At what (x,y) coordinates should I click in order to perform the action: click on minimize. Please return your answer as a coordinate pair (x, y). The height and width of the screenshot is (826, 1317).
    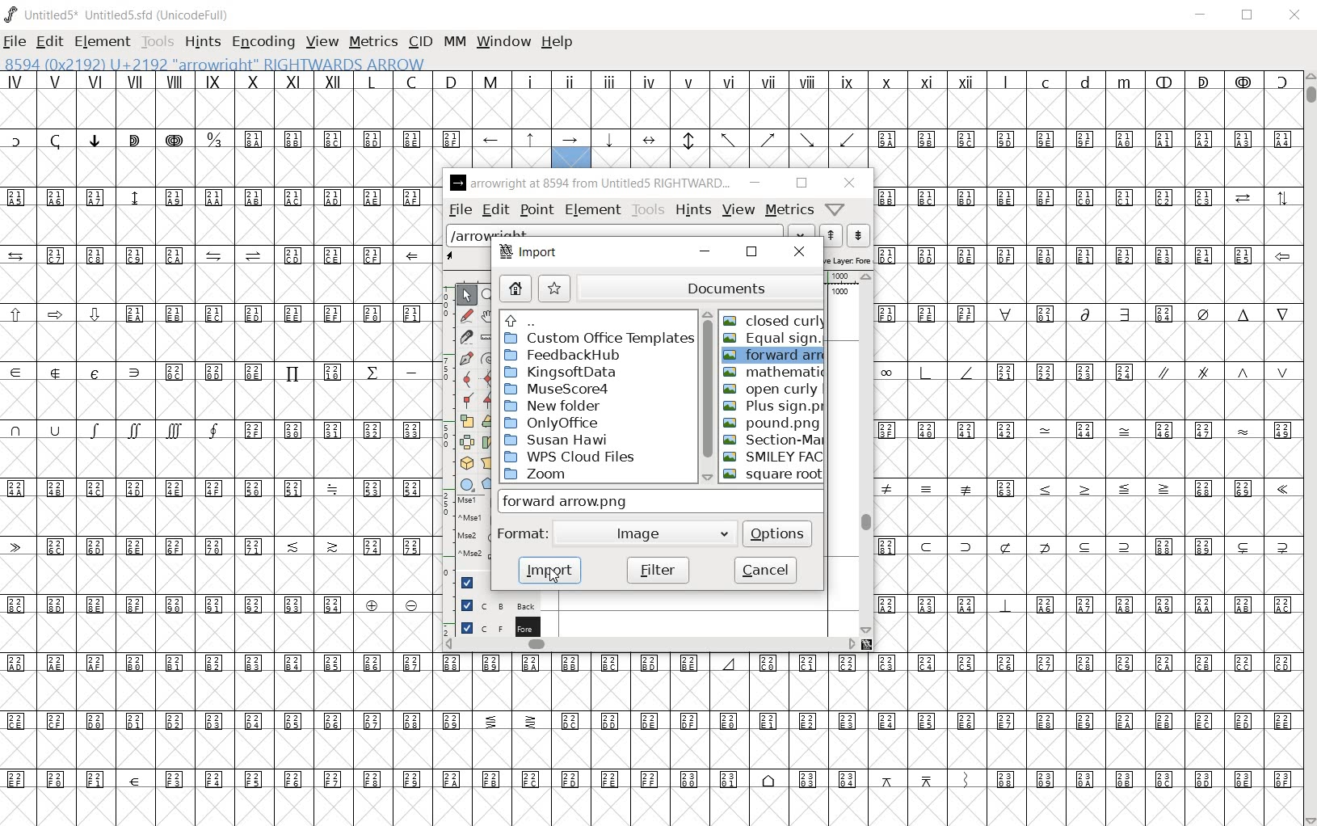
    Looking at the image, I should click on (755, 183).